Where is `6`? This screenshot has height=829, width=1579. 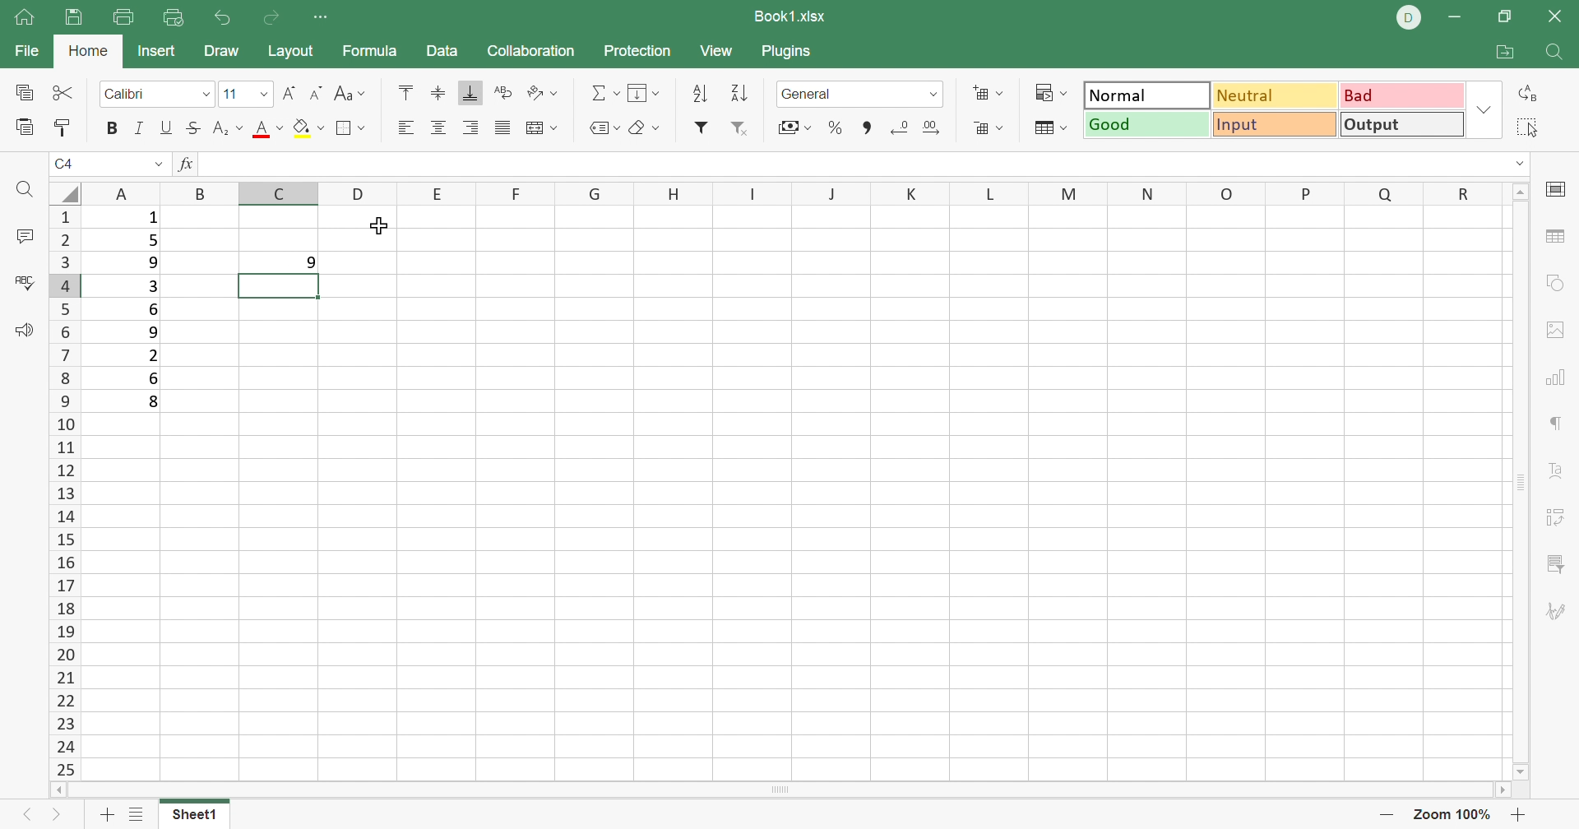
6 is located at coordinates (155, 377).